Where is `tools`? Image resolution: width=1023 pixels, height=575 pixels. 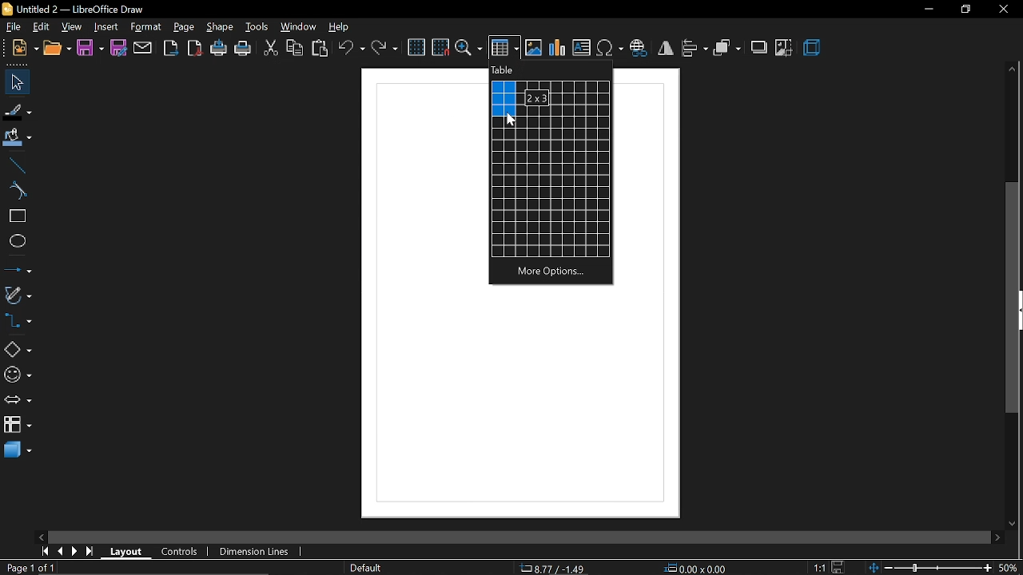
tools is located at coordinates (258, 27).